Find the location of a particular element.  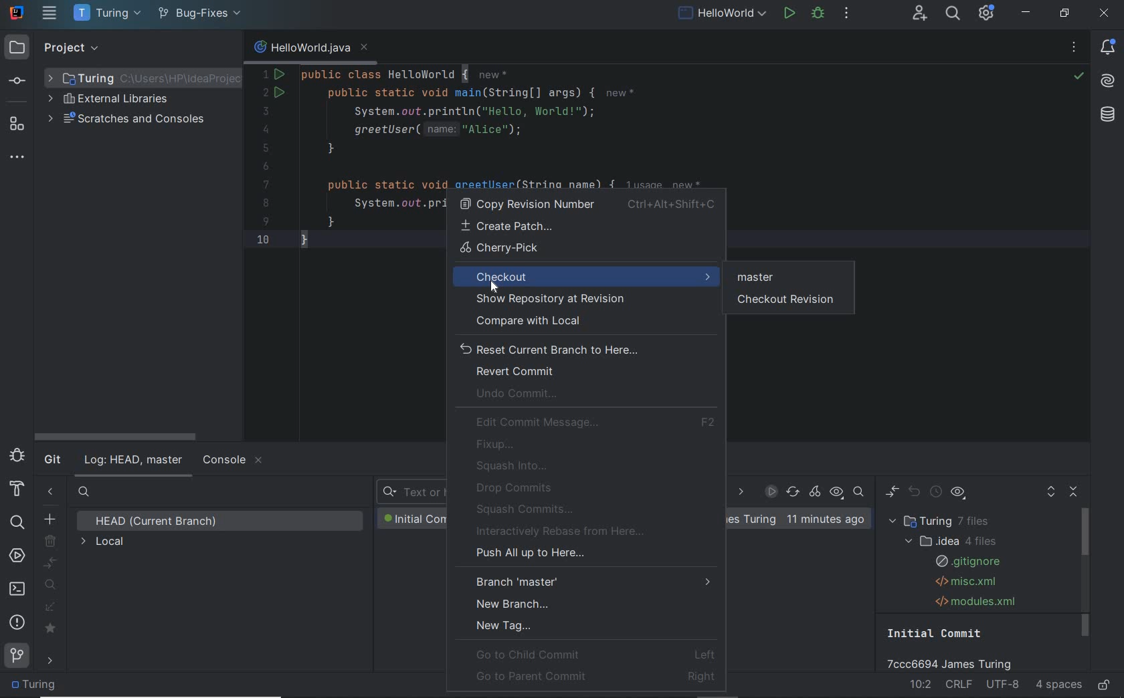

collapse all is located at coordinates (1075, 493).